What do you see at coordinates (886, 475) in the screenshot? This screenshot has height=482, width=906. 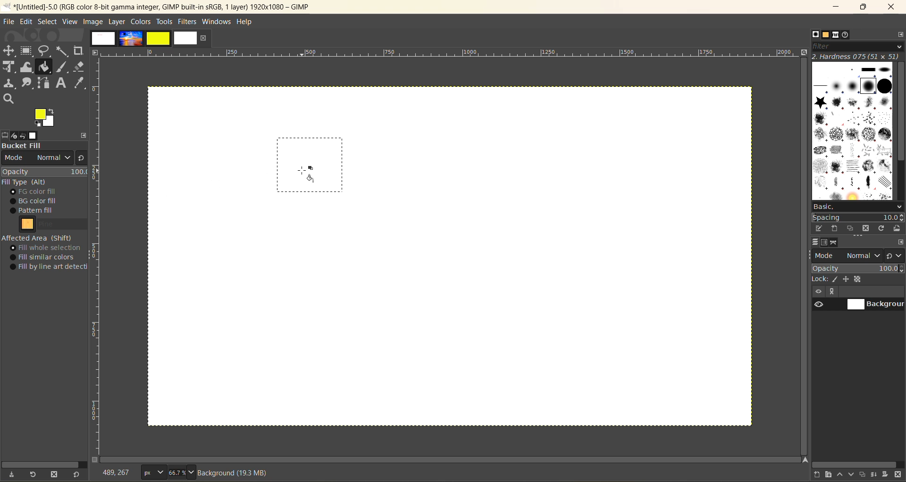 I see `add a mask` at bounding box center [886, 475].